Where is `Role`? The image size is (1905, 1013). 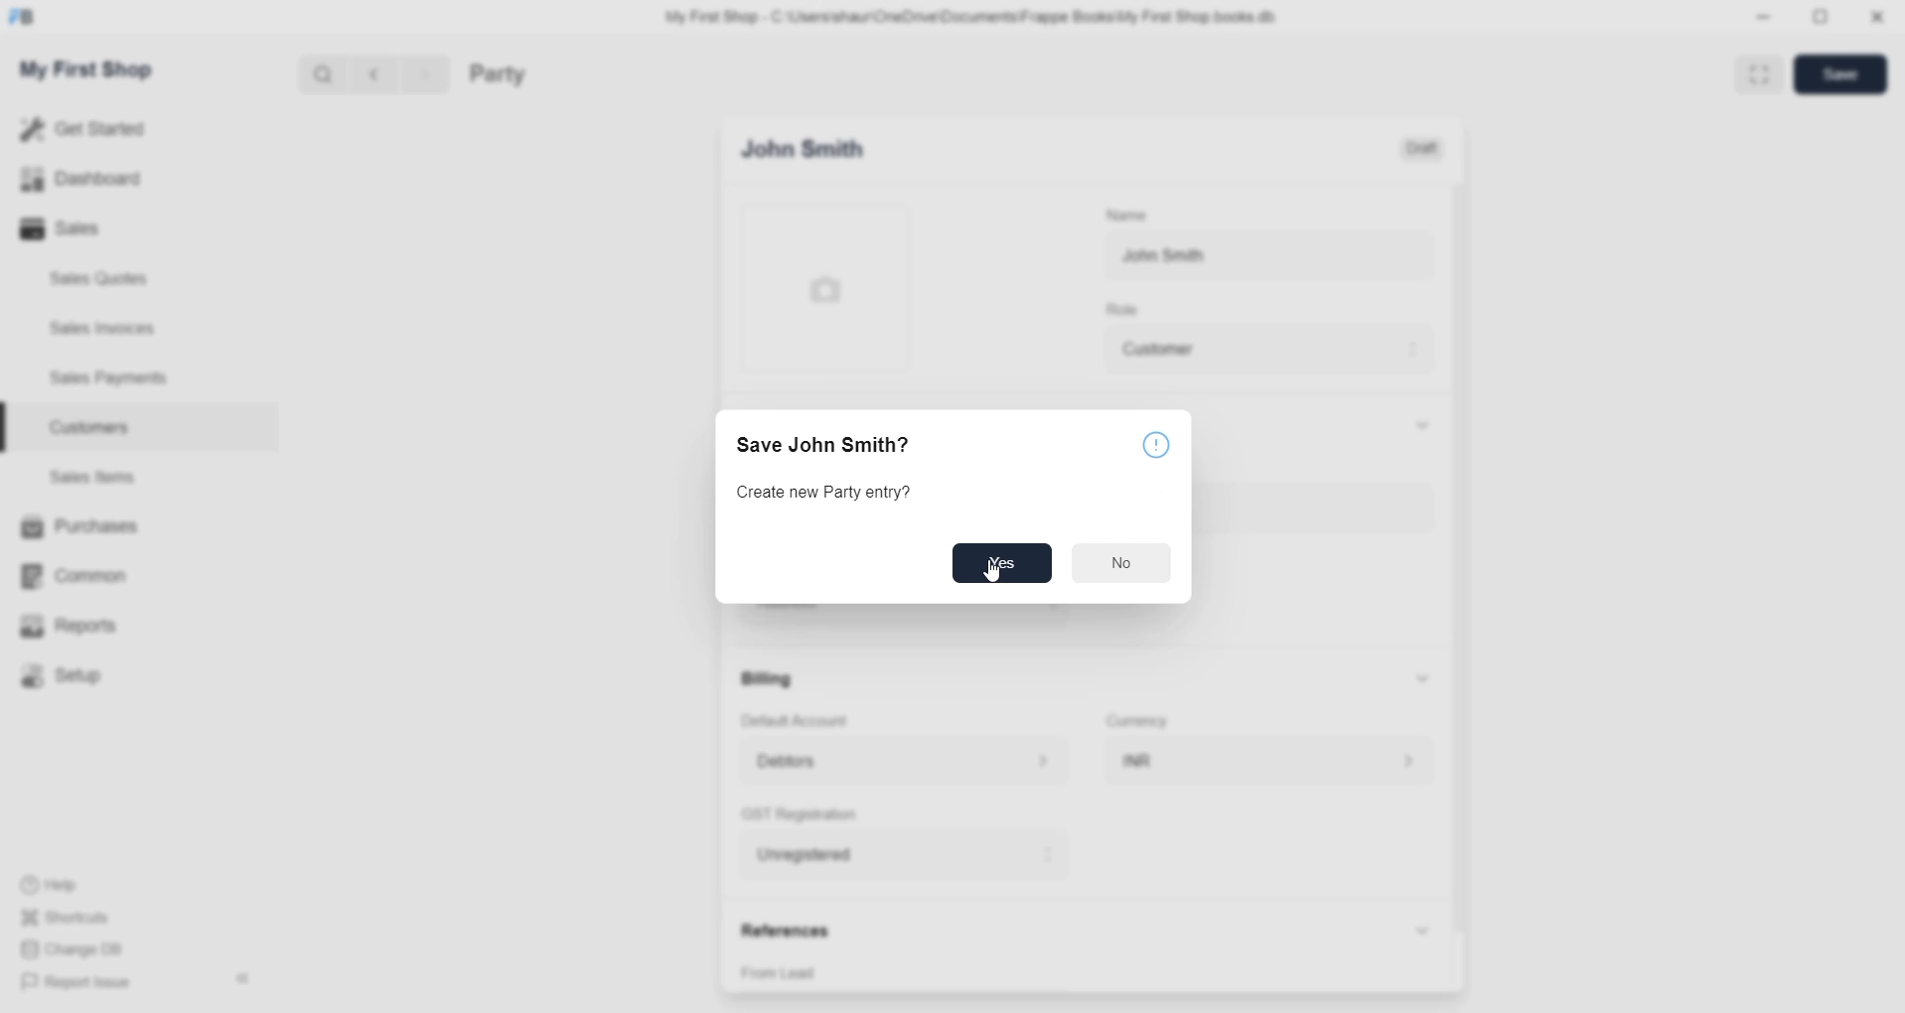 Role is located at coordinates (1129, 311).